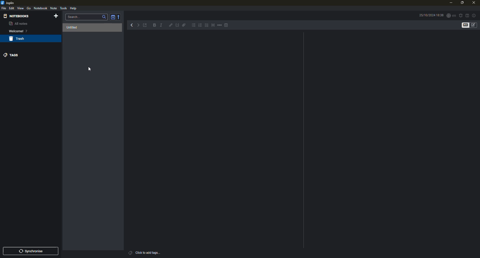 The image size is (480, 258). What do you see at coordinates (4, 8) in the screenshot?
I see `file` at bounding box center [4, 8].